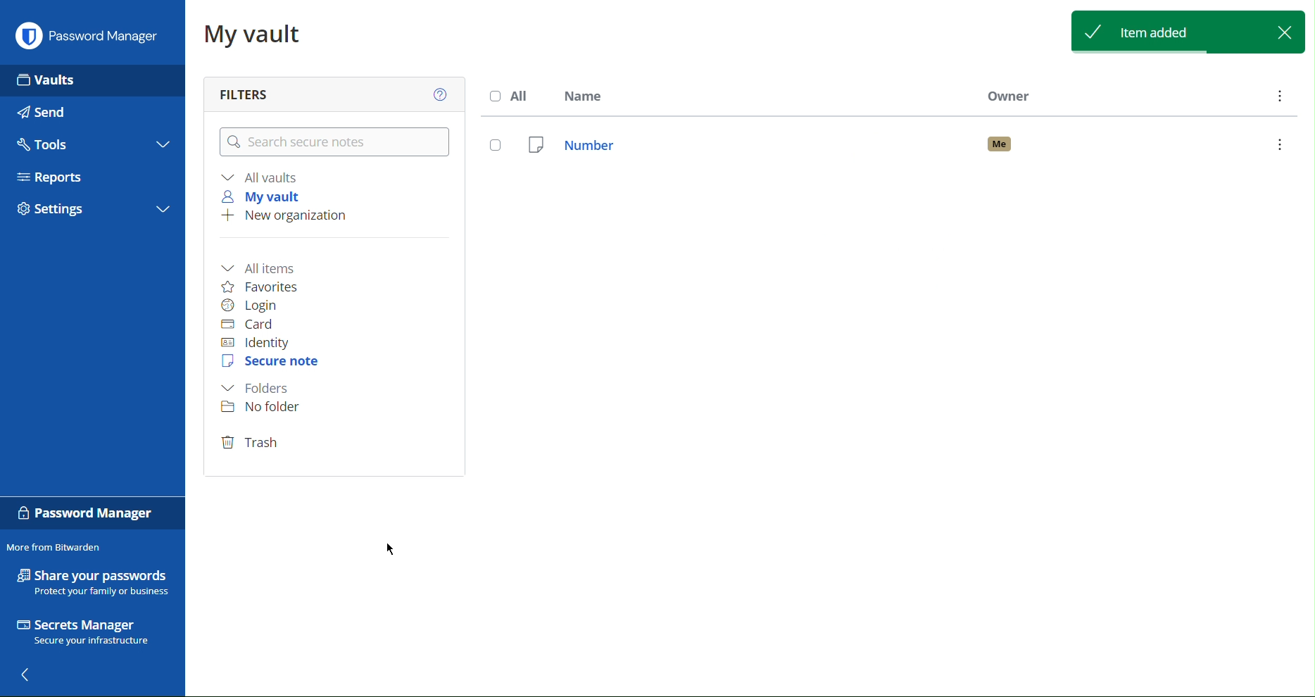  What do you see at coordinates (55, 177) in the screenshot?
I see `Reports` at bounding box center [55, 177].